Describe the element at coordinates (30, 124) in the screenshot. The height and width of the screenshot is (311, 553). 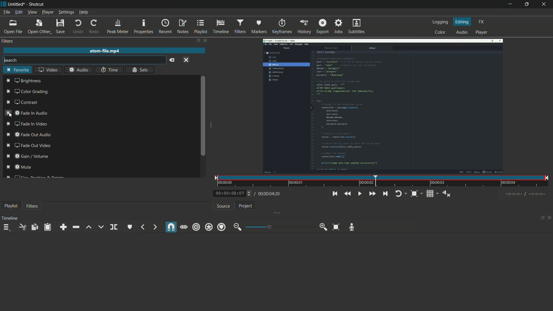
I see `fade in video` at that location.